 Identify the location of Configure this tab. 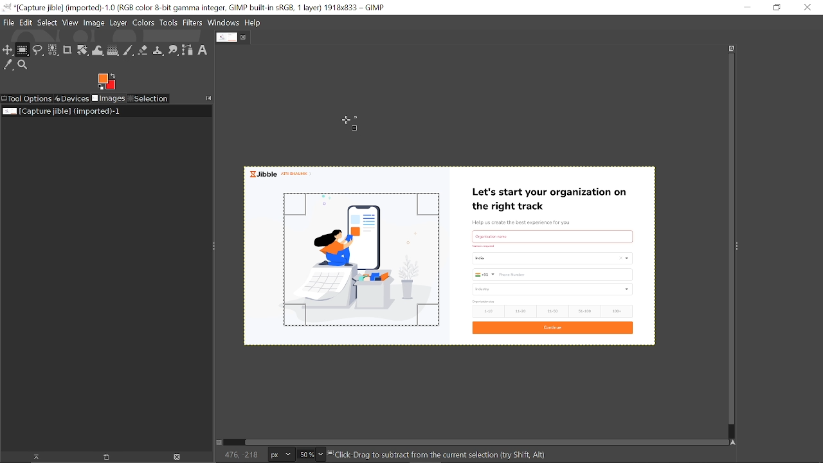
(210, 98).